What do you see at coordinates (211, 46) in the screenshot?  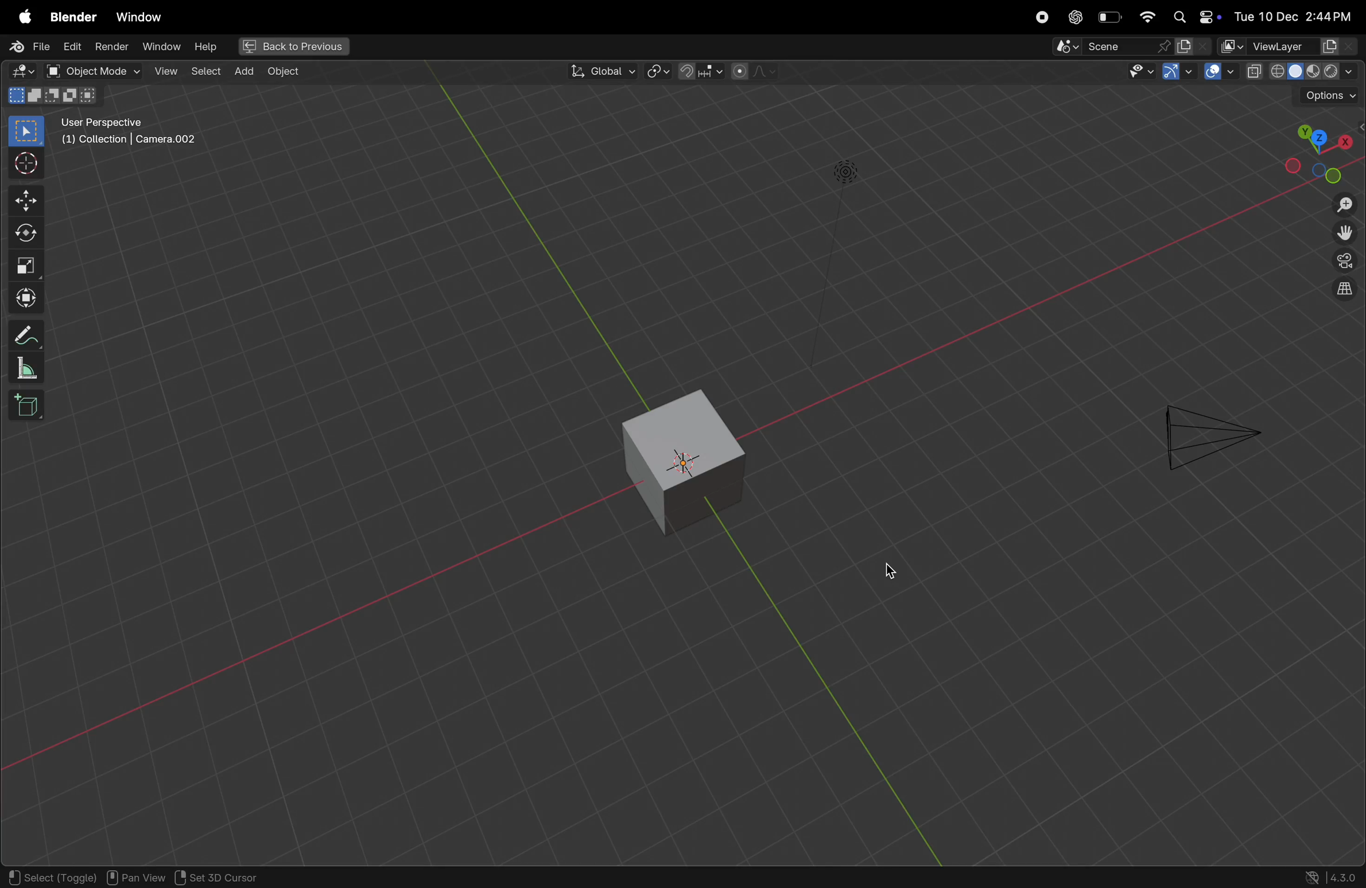 I see `help` at bounding box center [211, 46].